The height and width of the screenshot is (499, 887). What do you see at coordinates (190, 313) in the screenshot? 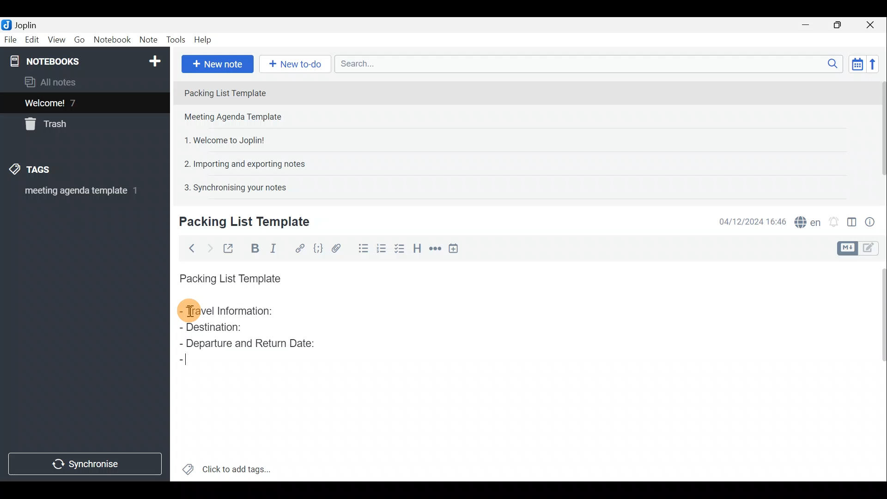
I see `cursor` at bounding box center [190, 313].